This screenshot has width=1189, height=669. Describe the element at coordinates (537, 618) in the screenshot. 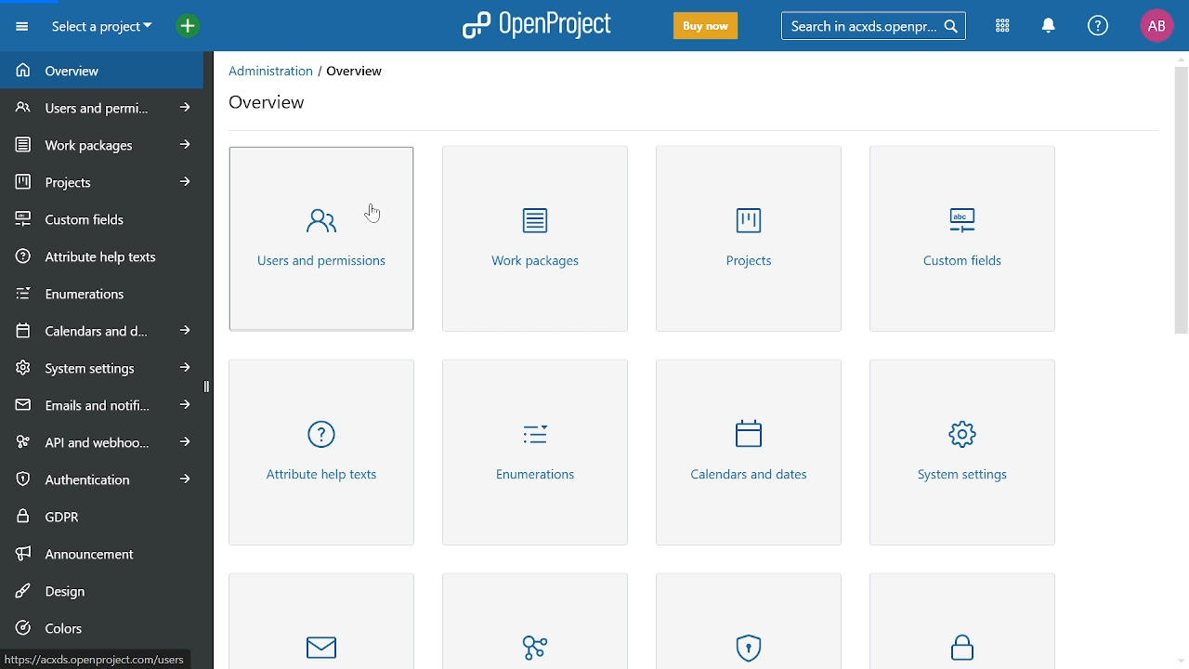

I see `API and webhooks` at that location.